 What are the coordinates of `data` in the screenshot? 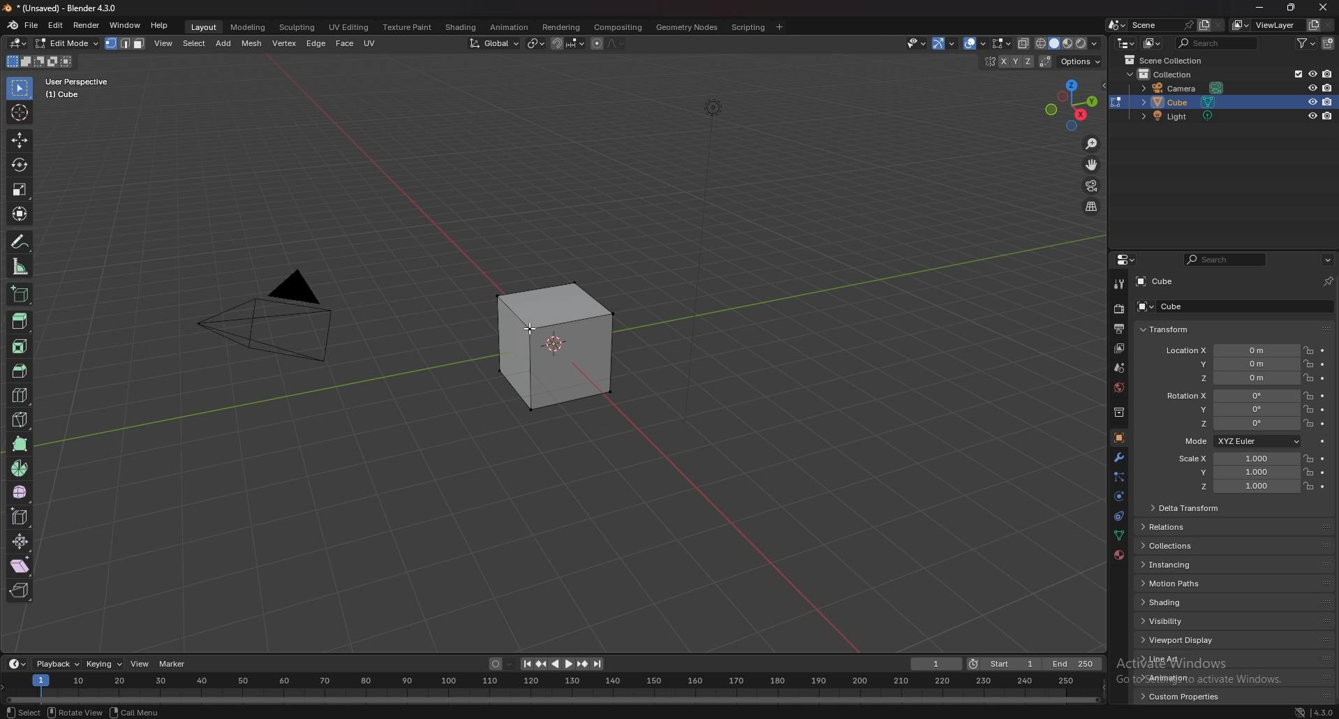 It's located at (1118, 535).